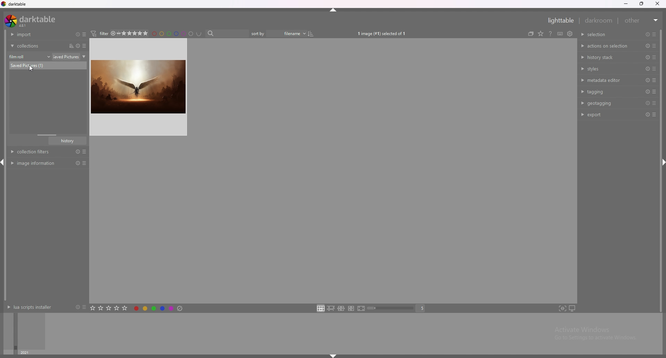  Describe the element at coordinates (642, 20) in the screenshot. I see `other` at that location.